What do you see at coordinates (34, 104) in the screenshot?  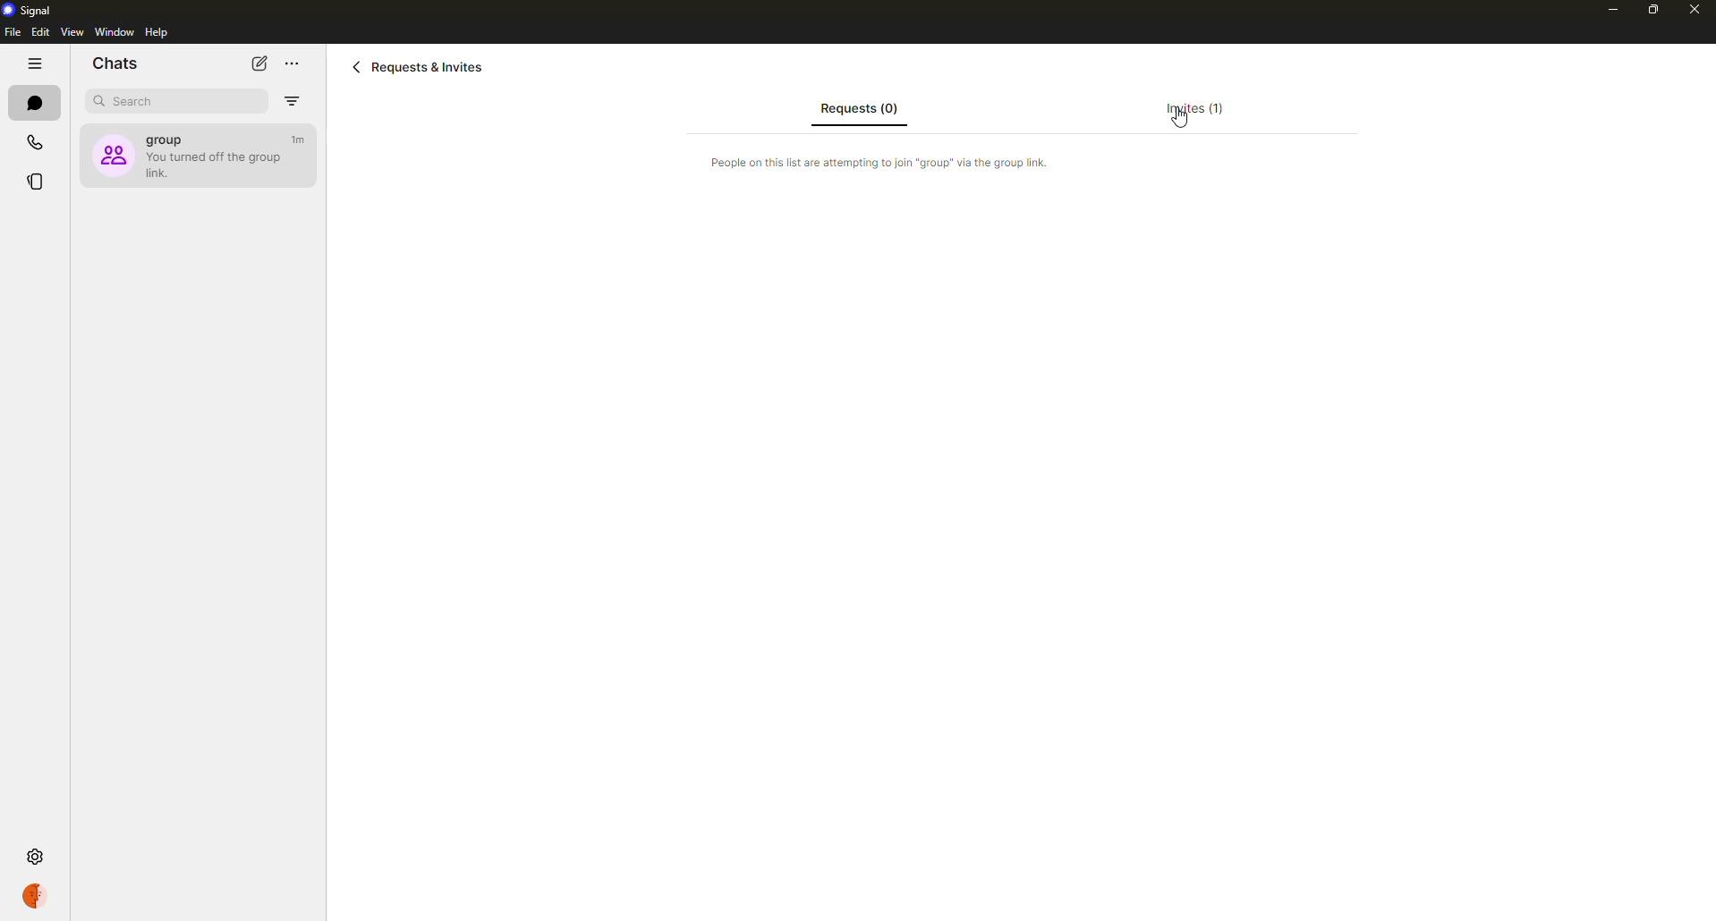 I see `chats` at bounding box center [34, 104].